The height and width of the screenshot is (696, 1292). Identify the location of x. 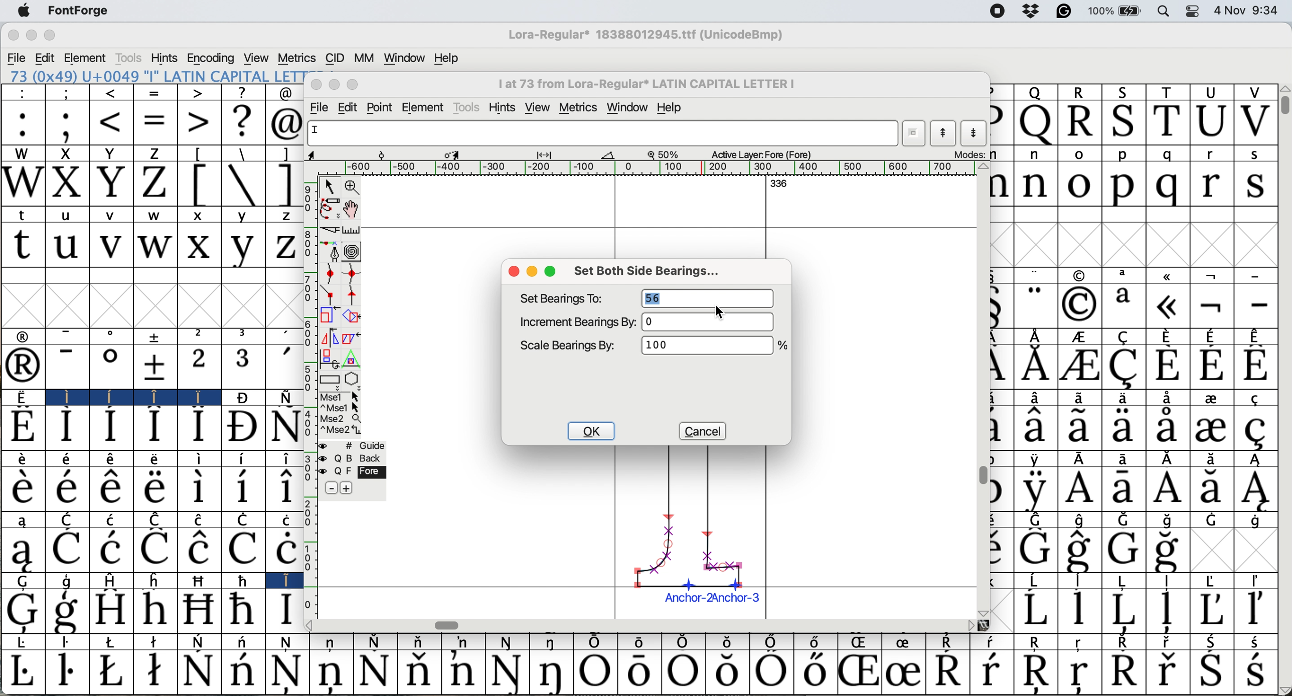
(201, 214).